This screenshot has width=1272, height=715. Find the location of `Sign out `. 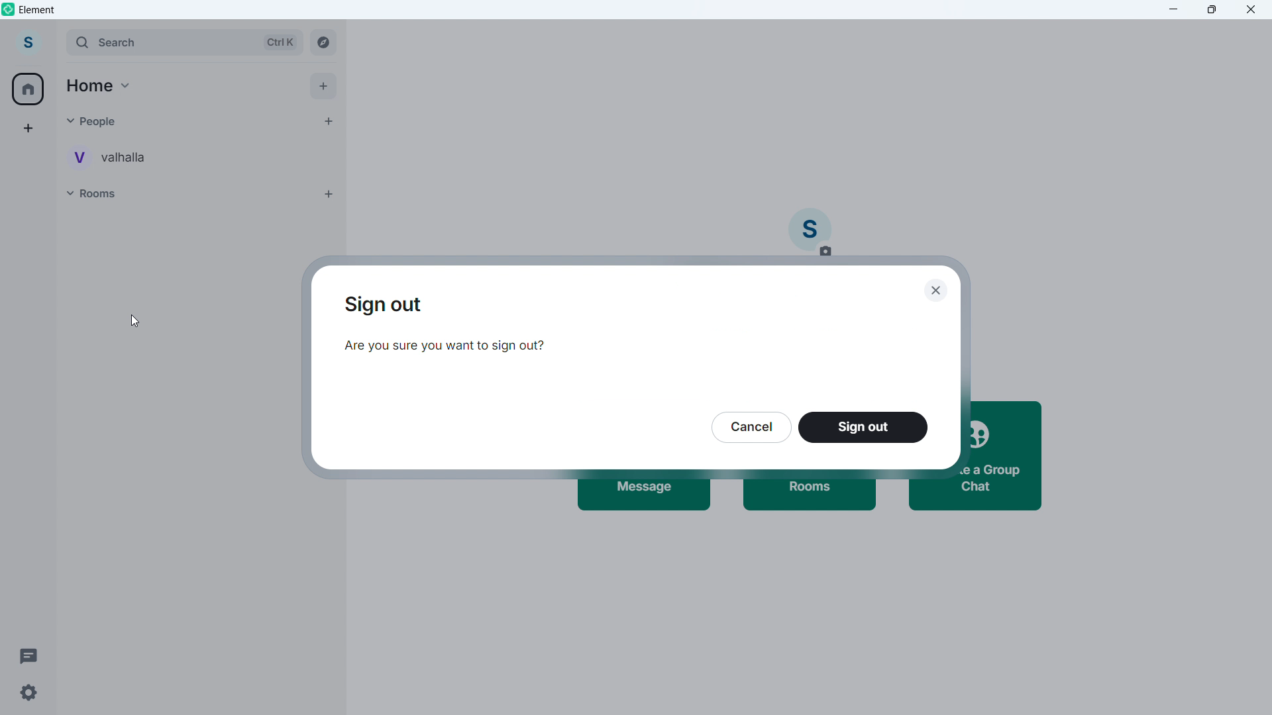

Sign out  is located at coordinates (390, 305).